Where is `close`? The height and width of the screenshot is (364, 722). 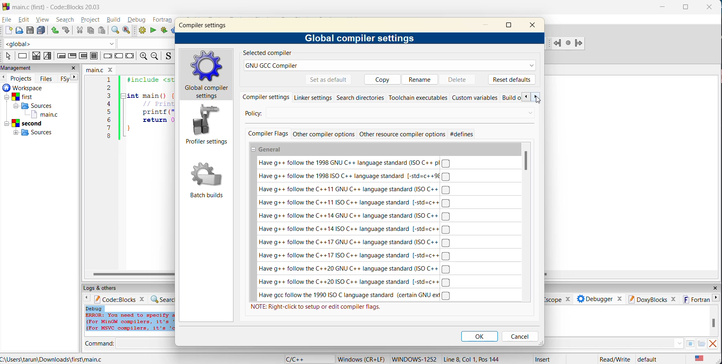
close is located at coordinates (710, 8).